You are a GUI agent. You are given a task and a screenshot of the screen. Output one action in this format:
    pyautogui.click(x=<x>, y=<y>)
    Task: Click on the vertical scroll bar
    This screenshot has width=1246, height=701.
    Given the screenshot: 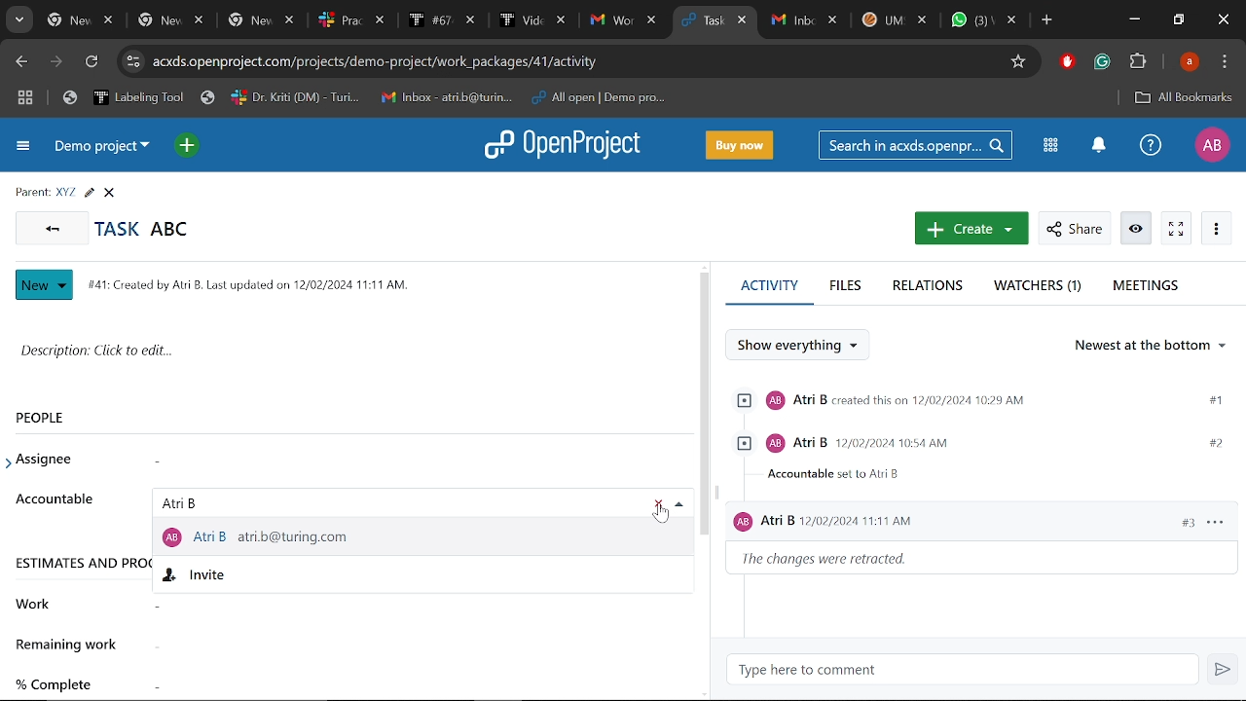 What is the action you would take?
    pyautogui.click(x=704, y=404)
    